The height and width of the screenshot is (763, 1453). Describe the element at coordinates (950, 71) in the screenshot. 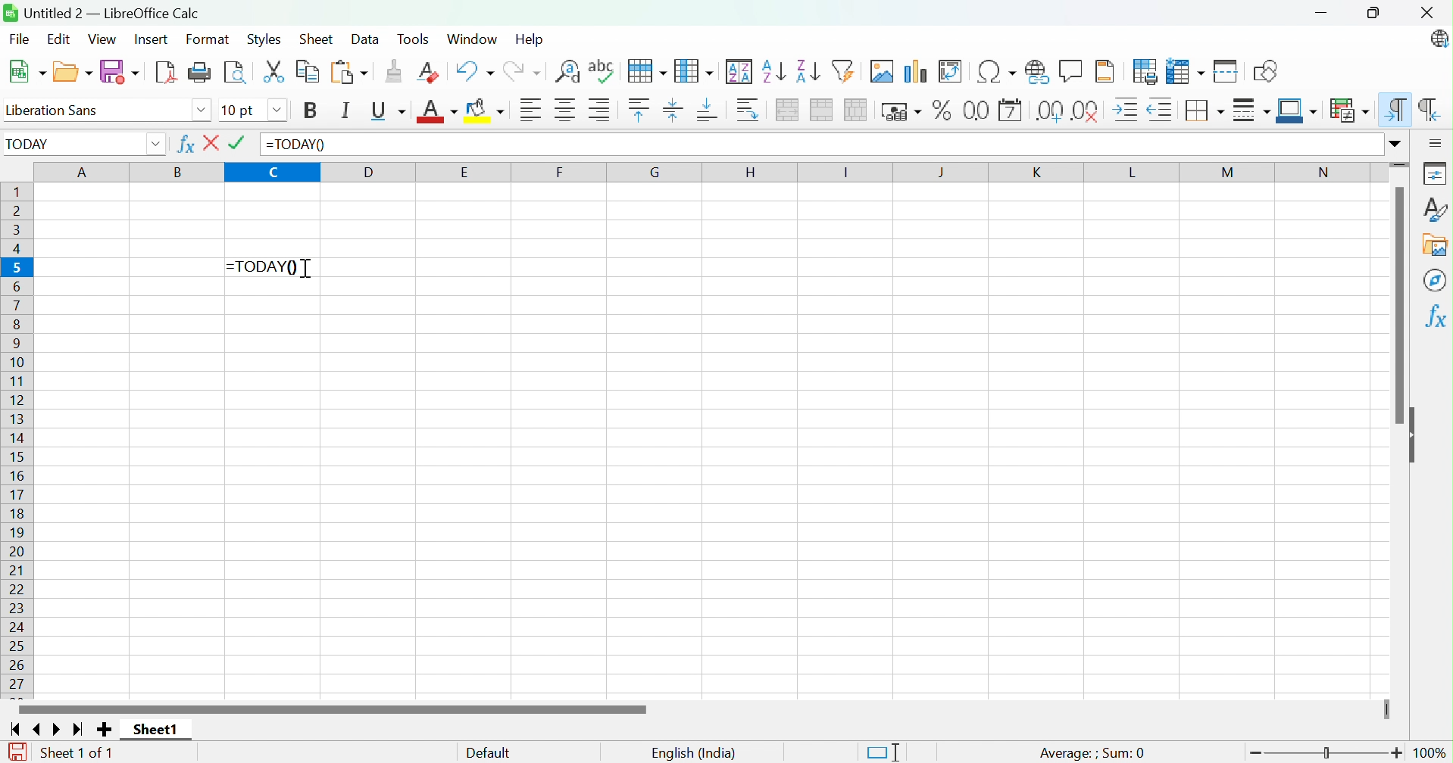

I see `Insert or edit pivot table` at that location.